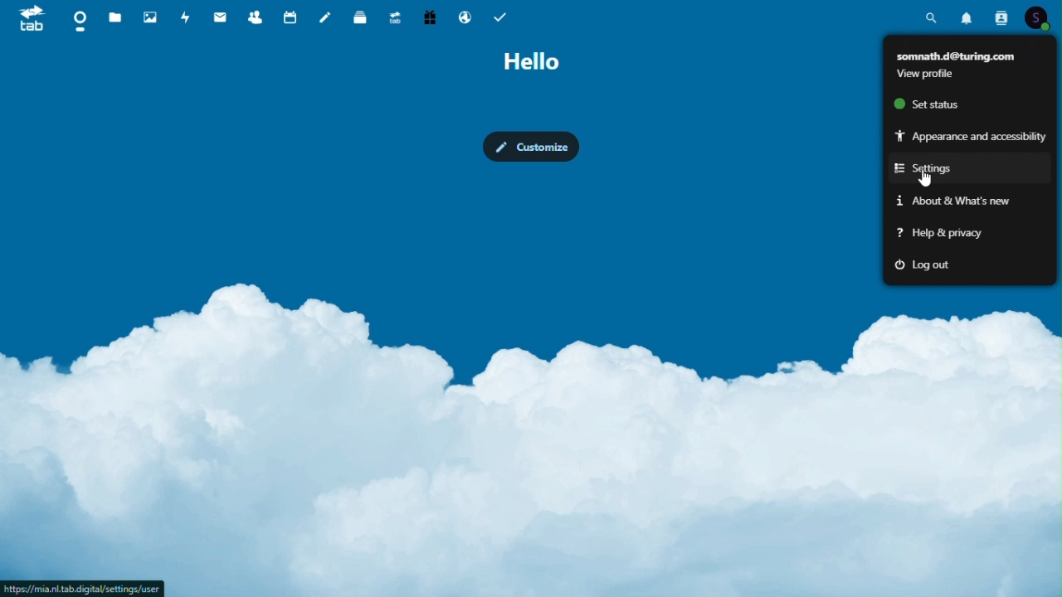 This screenshot has width=1062, height=597. I want to click on Settings, so click(948, 168).